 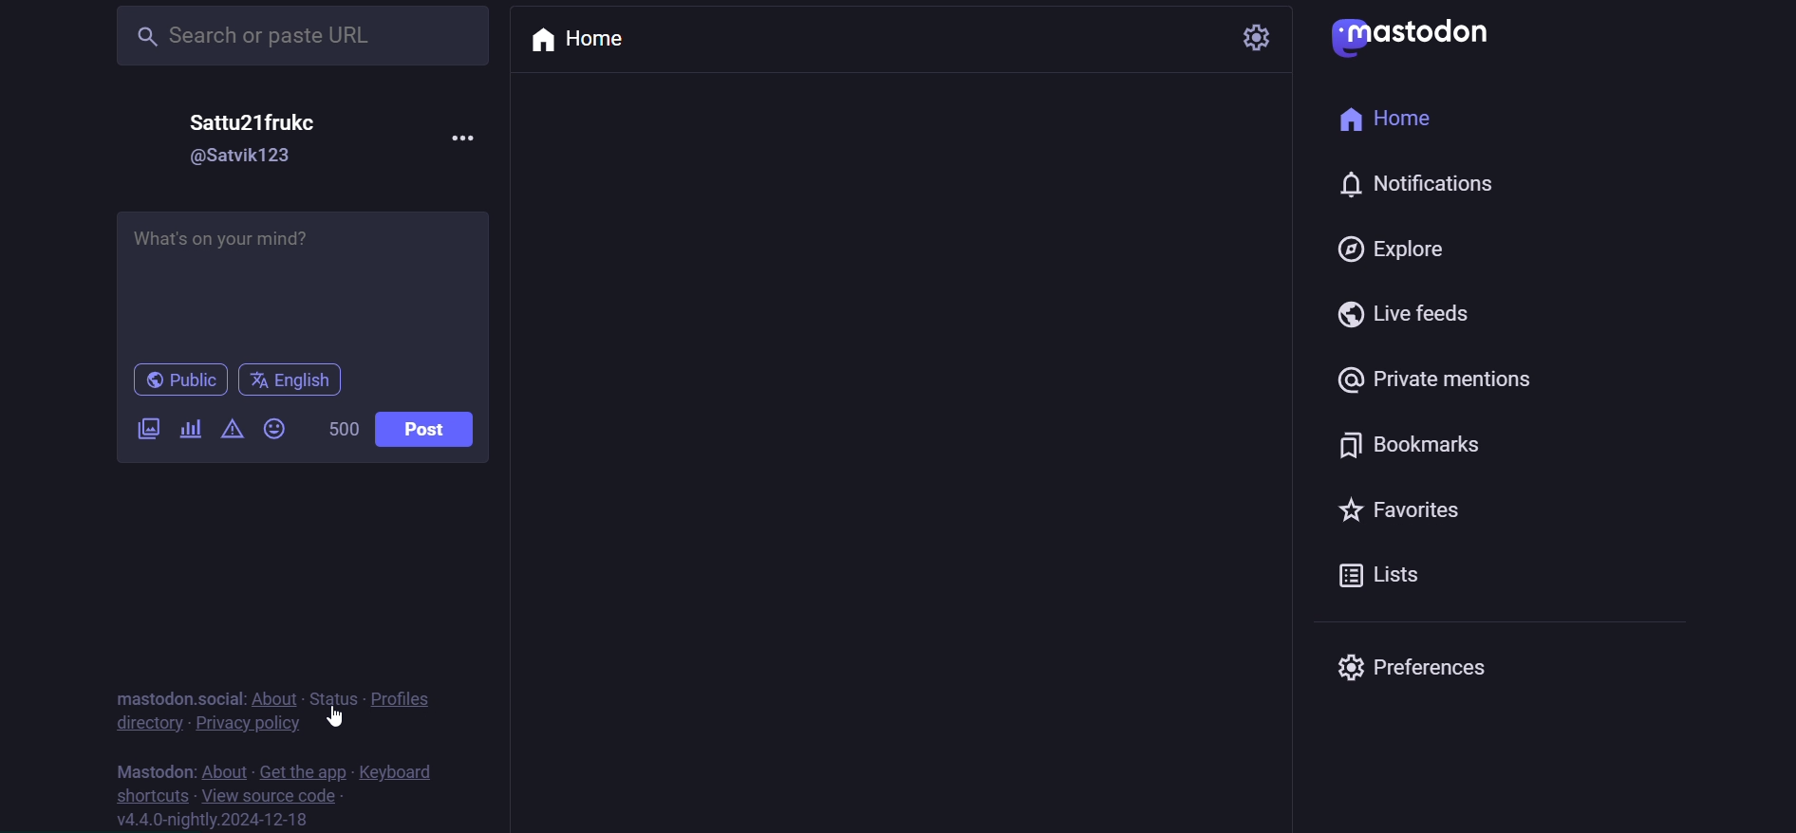 I want to click on status, so click(x=327, y=696).